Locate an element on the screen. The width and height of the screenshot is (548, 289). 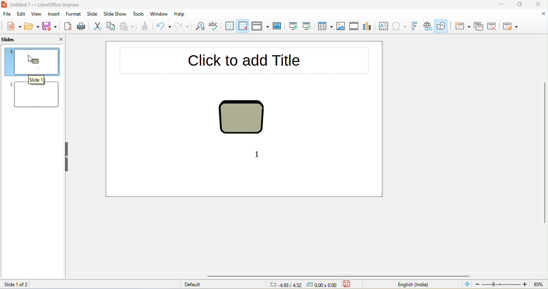
0.00 x0.00 is located at coordinates (323, 285).